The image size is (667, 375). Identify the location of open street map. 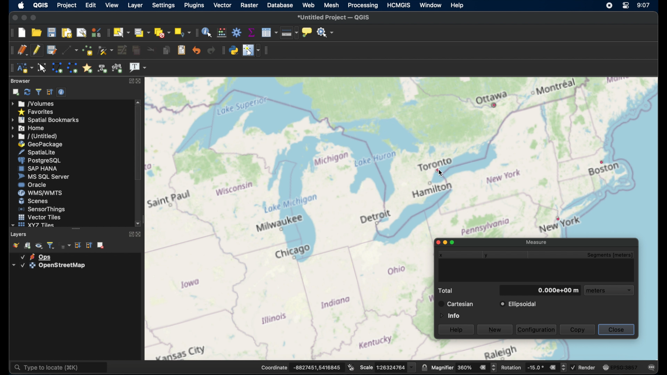
(581, 106).